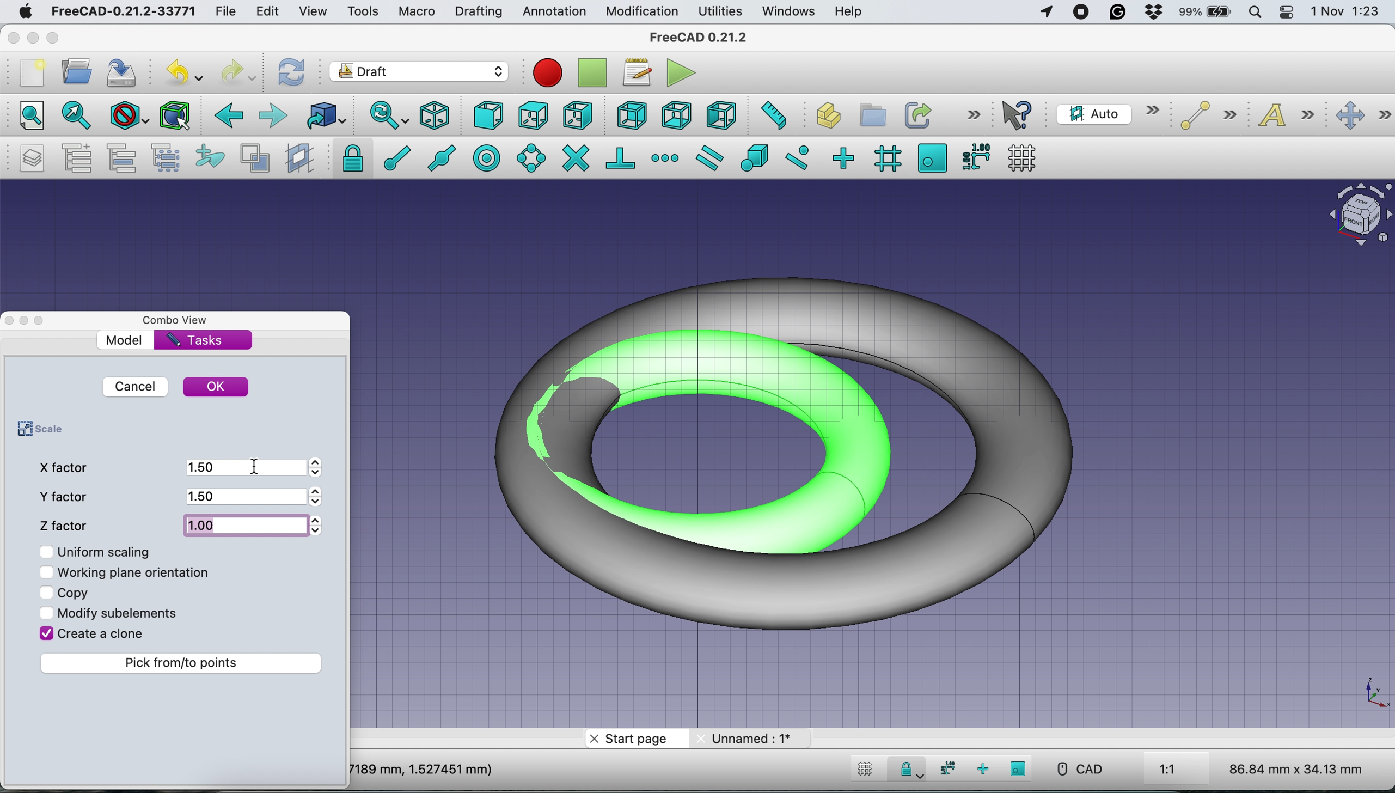  What do you see at coordinates (74, 117) in the screenshot?
I see `fit all selection` at bounding box center [74, 117].